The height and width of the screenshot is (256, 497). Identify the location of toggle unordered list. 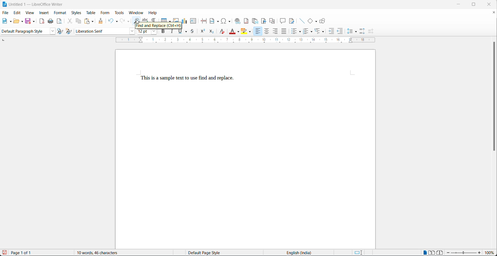
(295, 32).